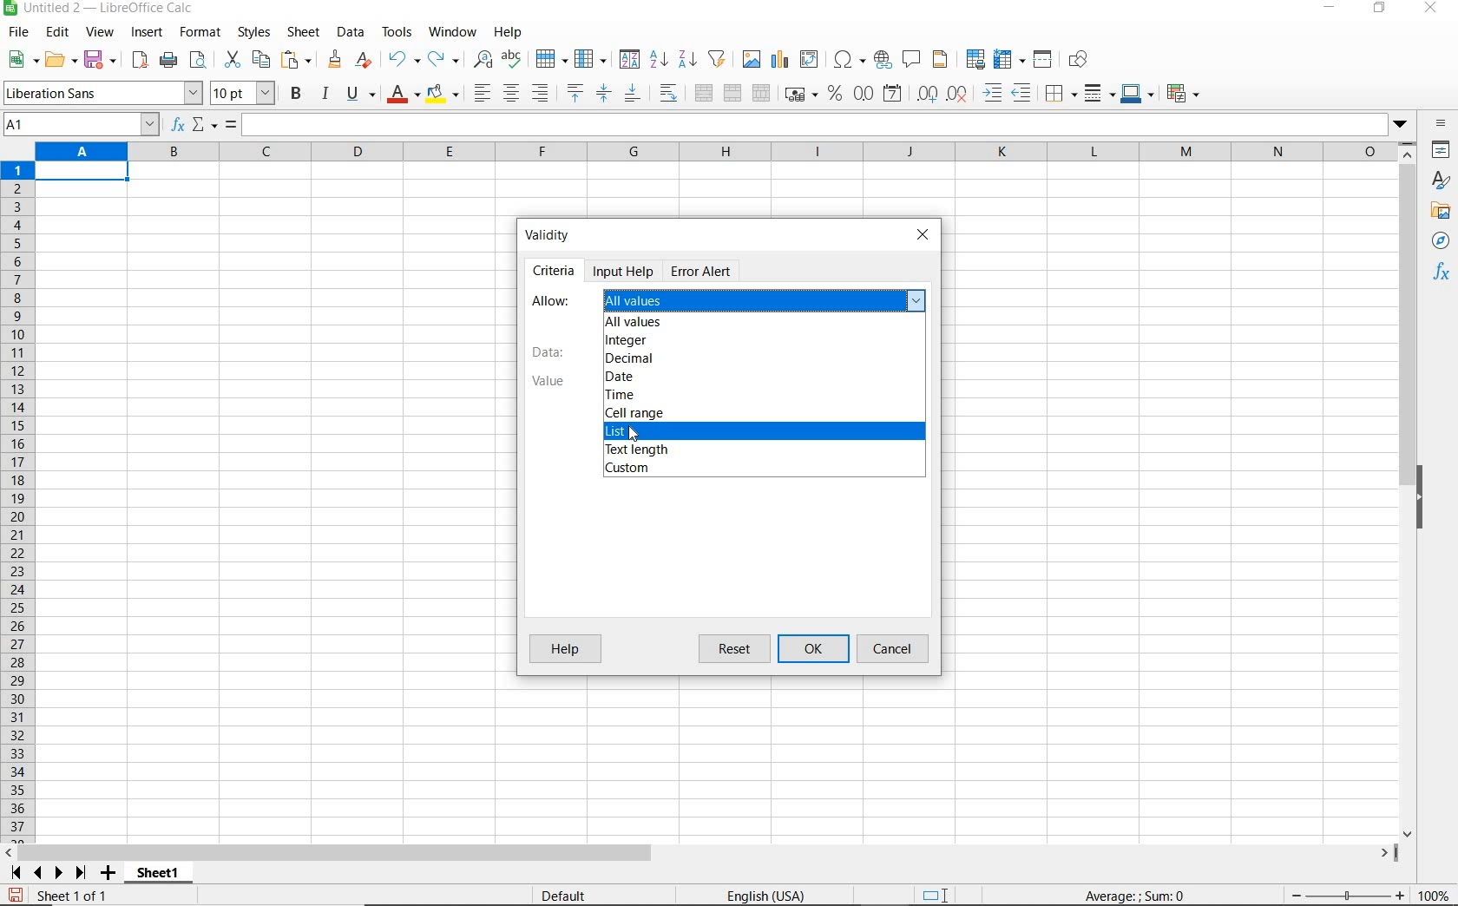 This screenshot has height=906, width=1458. What do you see at coordinates (232, 60) in the screenshot?
I see `cut` at bounding box center [232, 60].